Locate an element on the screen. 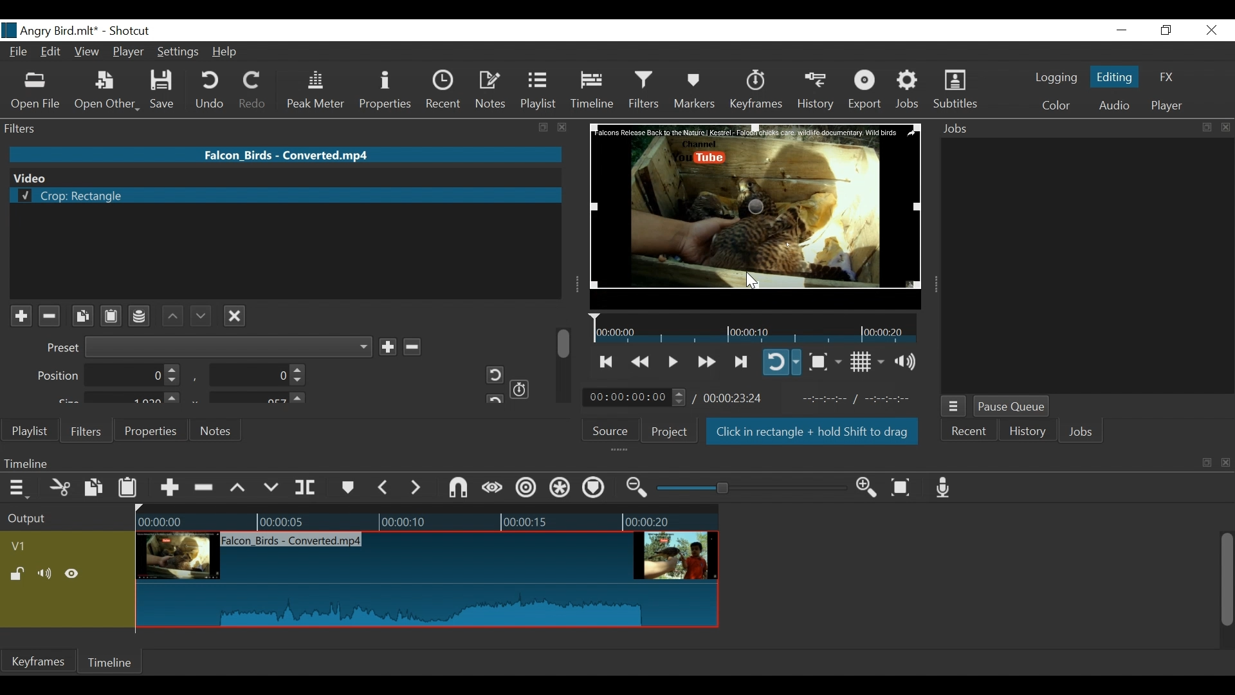  Jobs Menu is located at coordinates (952, 407).